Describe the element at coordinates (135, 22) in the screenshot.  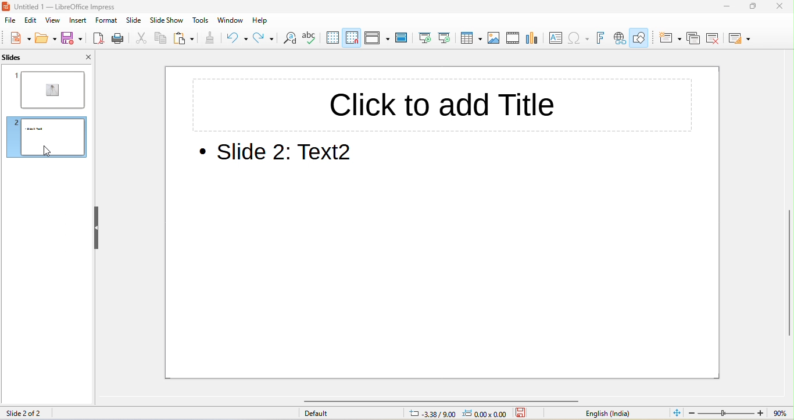
I see `slide` at that location.